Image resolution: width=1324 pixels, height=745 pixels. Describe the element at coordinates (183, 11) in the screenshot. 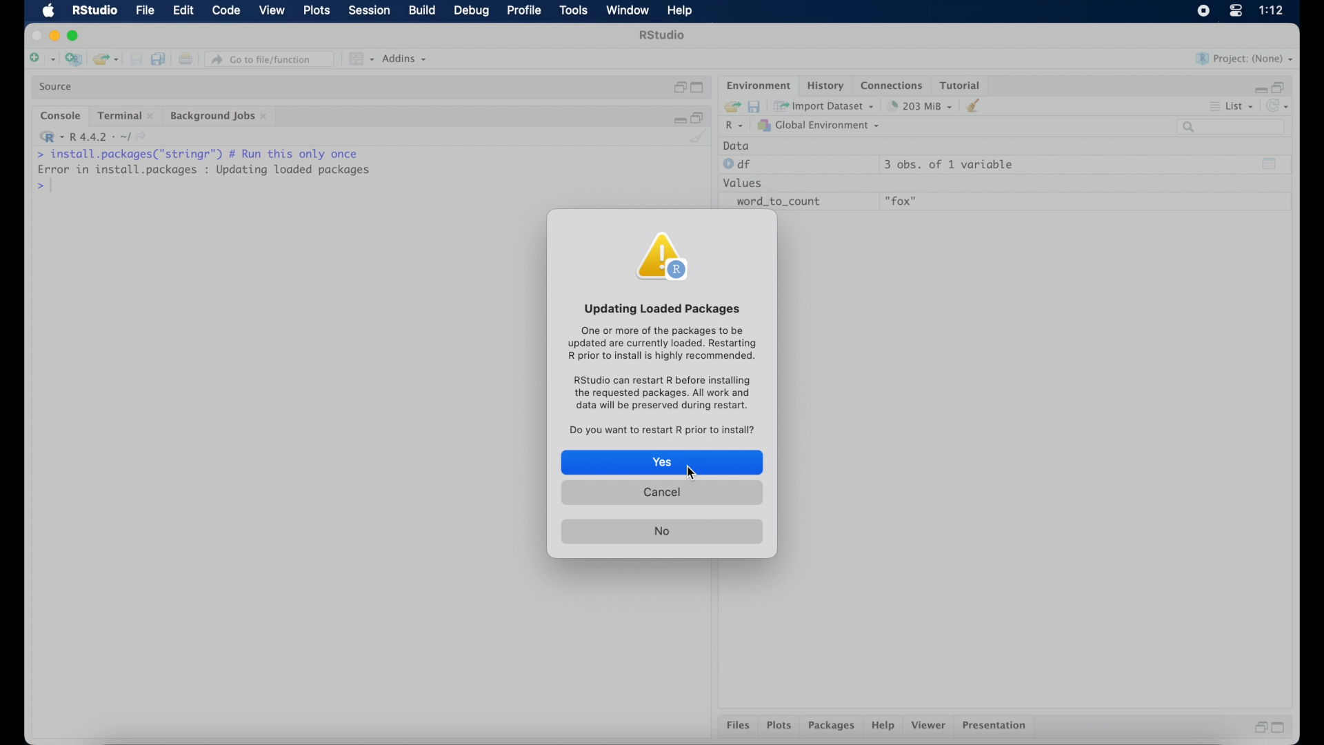

I see `edit` at that location.